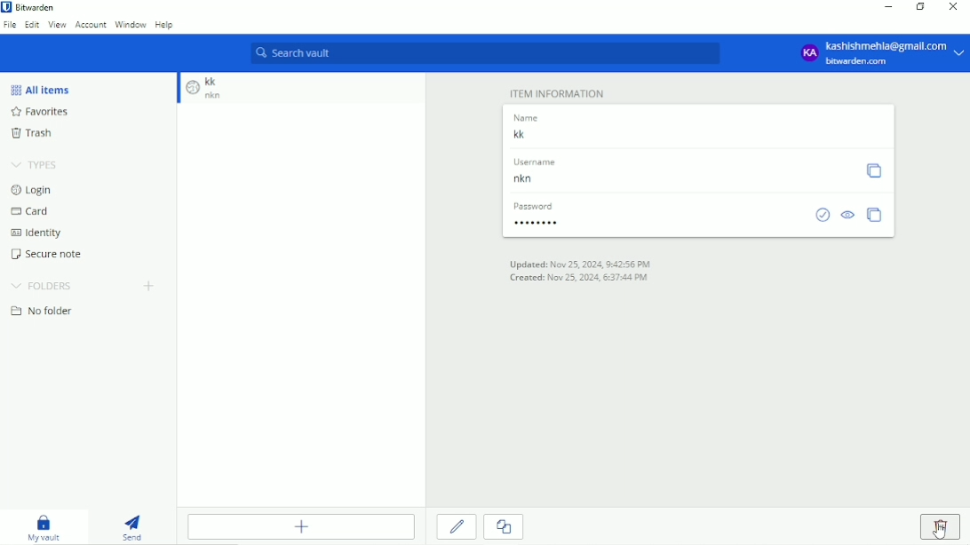 The image size is (970, 545). I want to click on Types, so click(37, 165).